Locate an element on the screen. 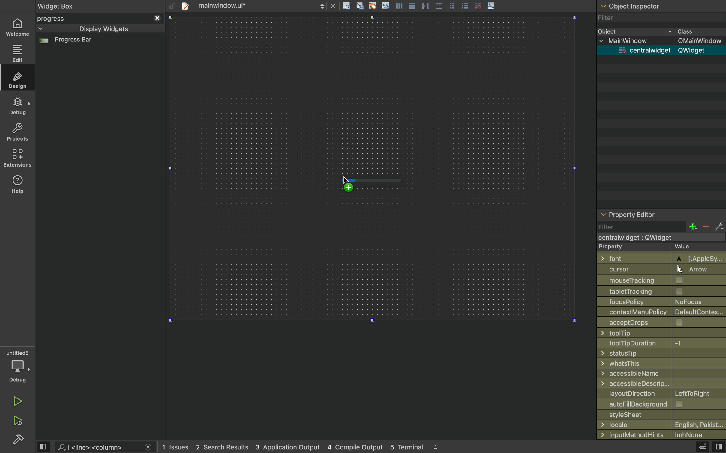  whatisthis is located at coordinates (656, 364).